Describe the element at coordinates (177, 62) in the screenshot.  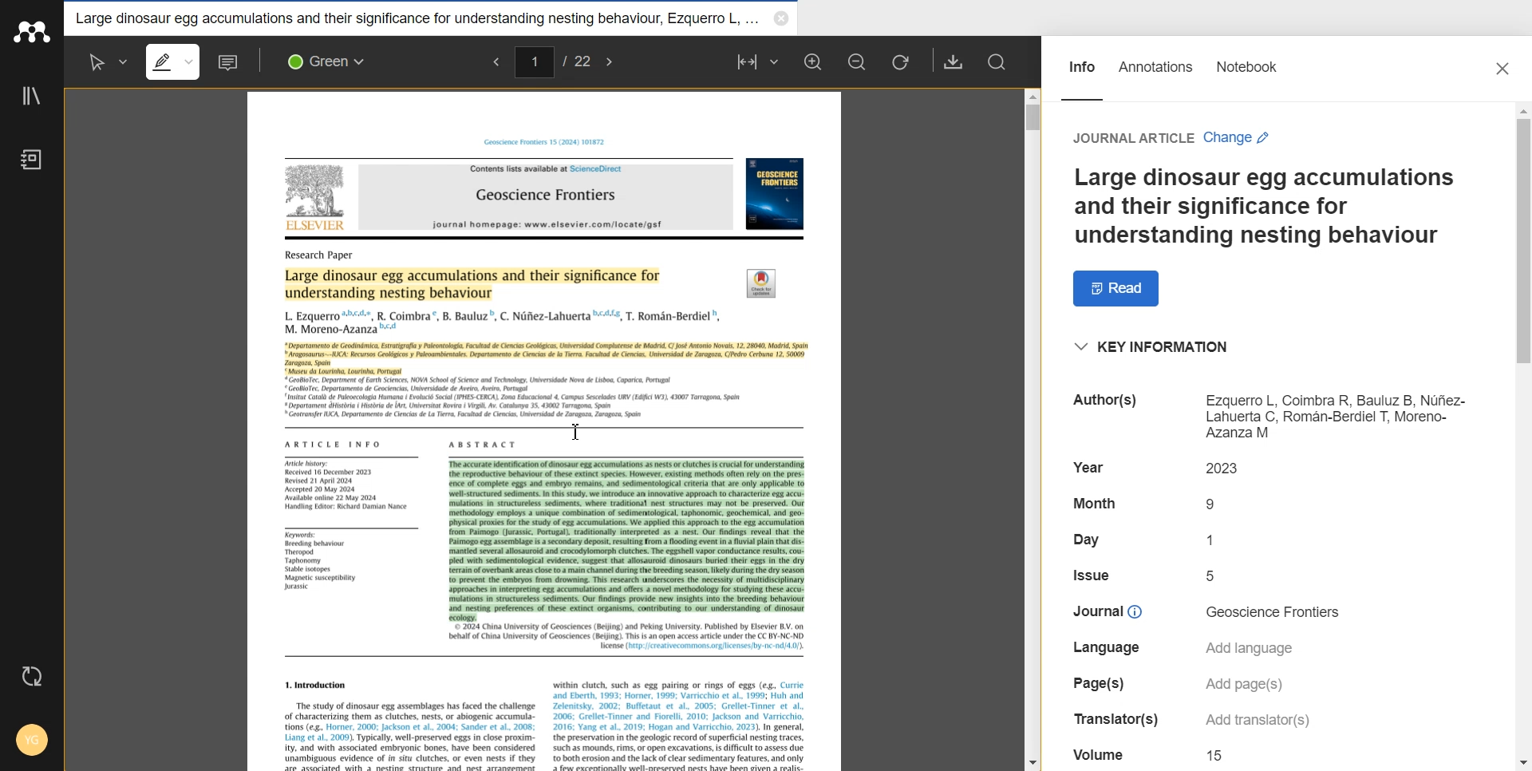
I see `Highlight text` at that location.